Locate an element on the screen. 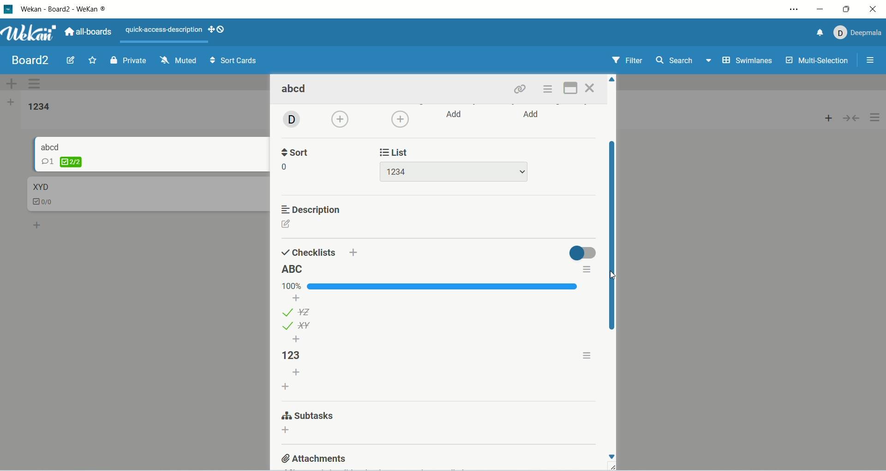 This screenshot has height=471, width=886. toggle button is located at coordinates (582, 253).